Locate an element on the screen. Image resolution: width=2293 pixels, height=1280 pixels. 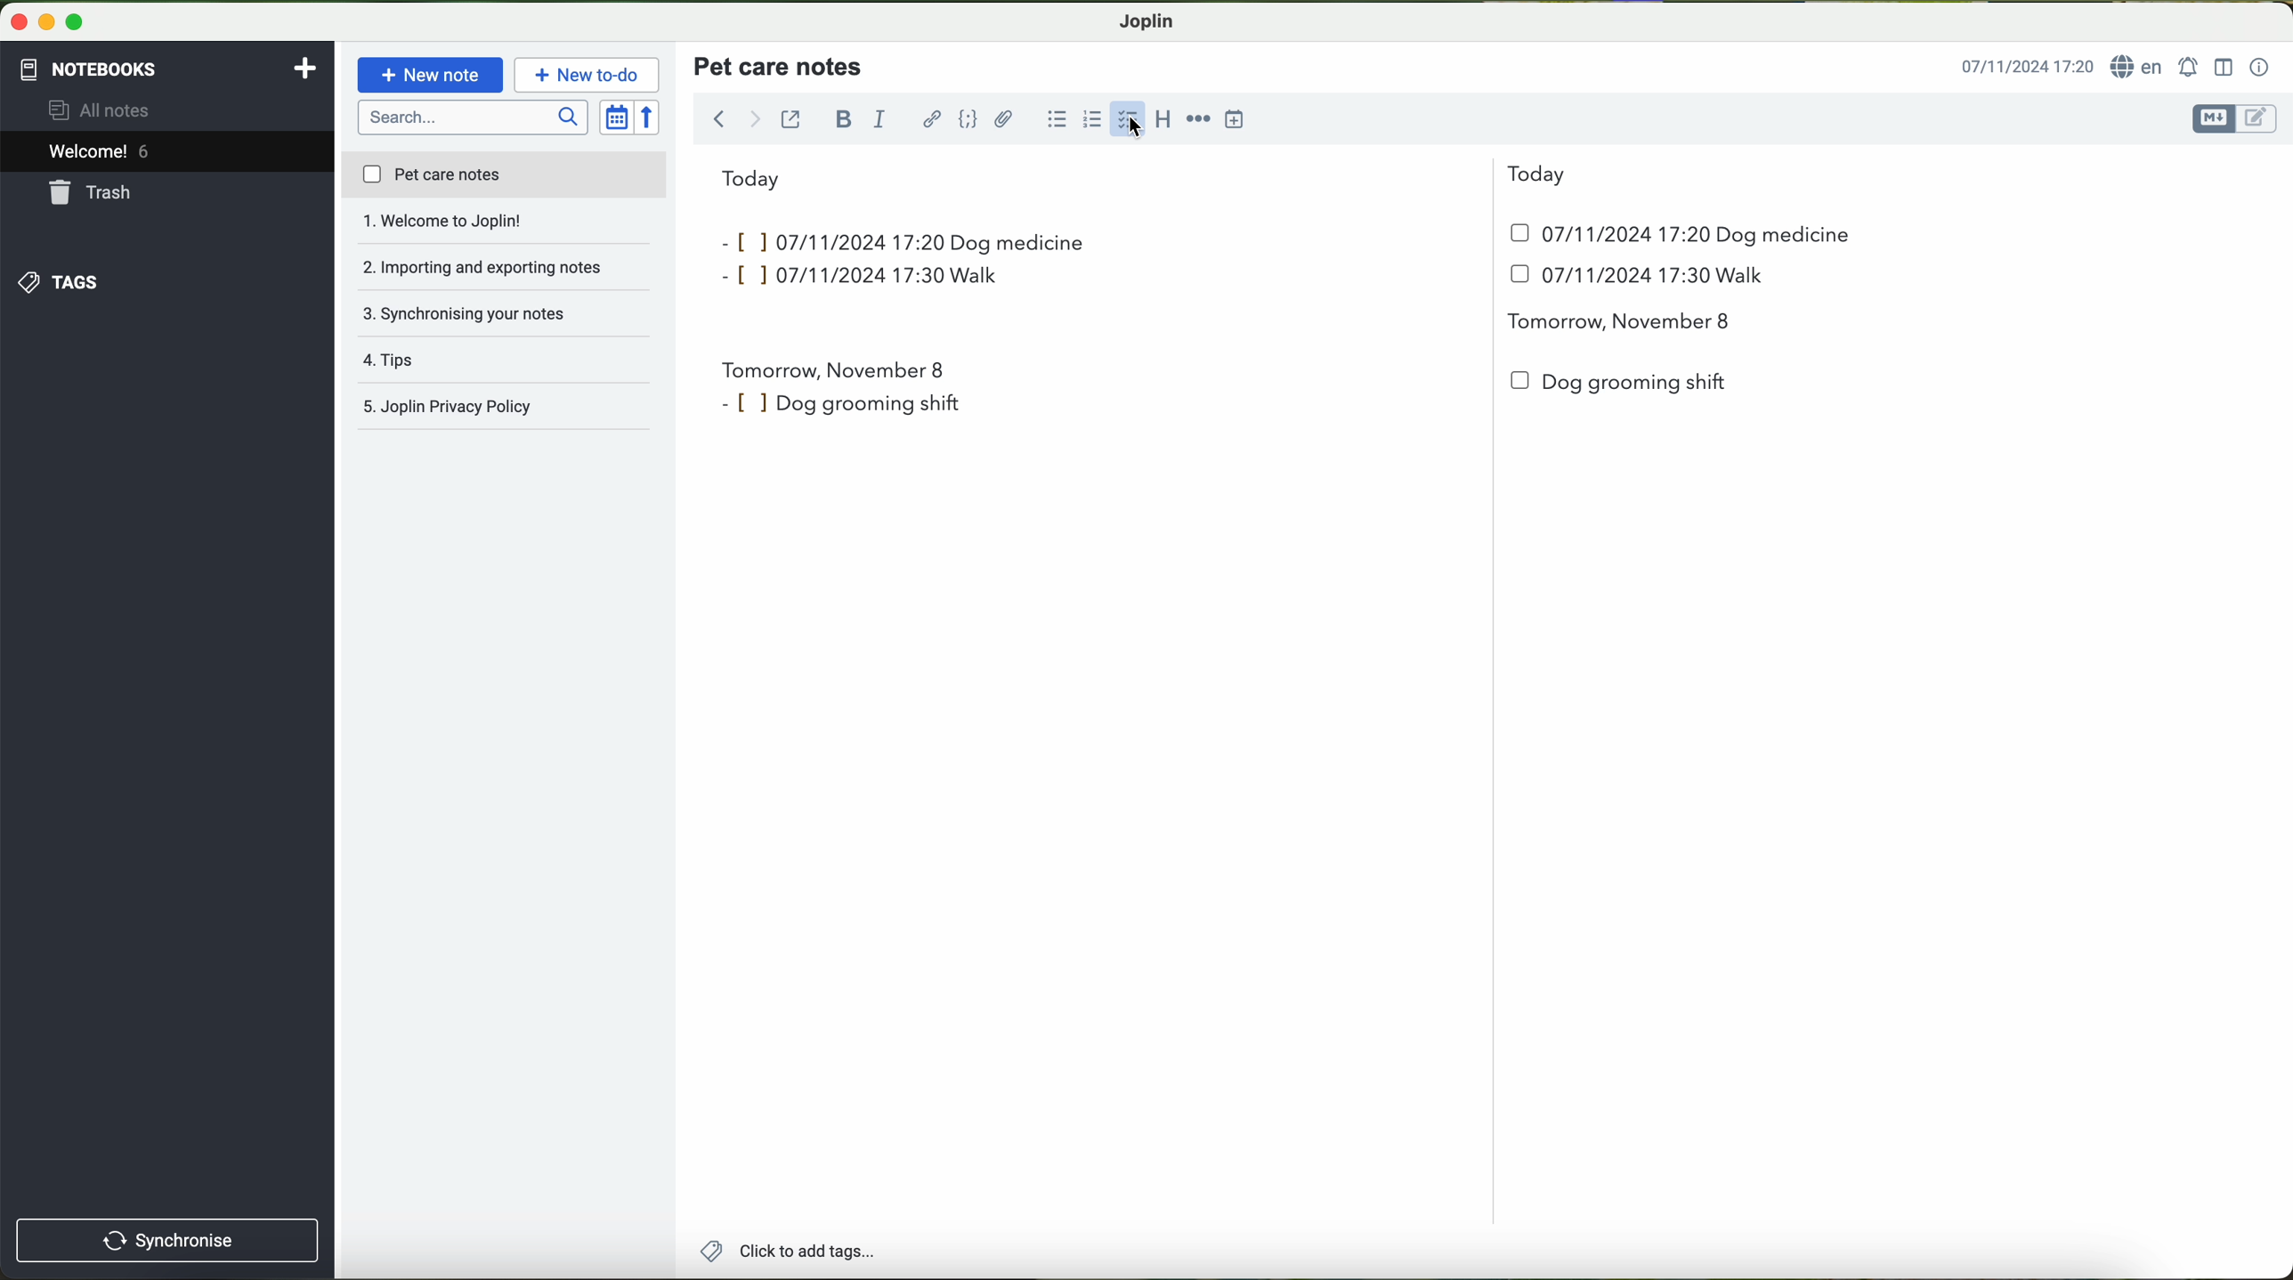
add tags is located at coordinates (787, 1253).